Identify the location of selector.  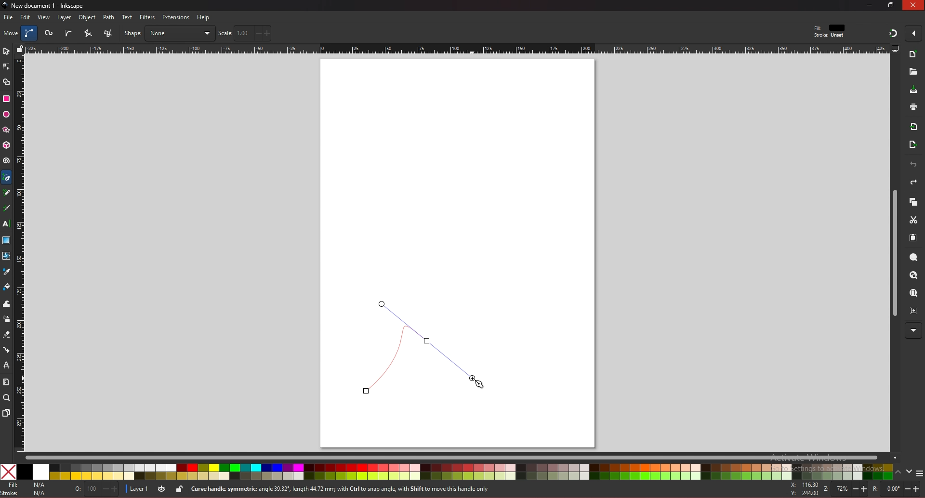
(6, 51).